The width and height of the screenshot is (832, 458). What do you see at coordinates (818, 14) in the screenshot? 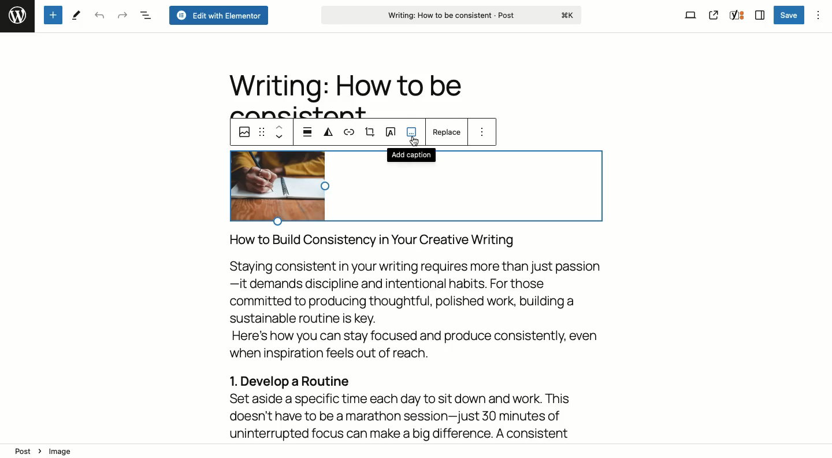
I see `Options` at bounding box center [818, 14].